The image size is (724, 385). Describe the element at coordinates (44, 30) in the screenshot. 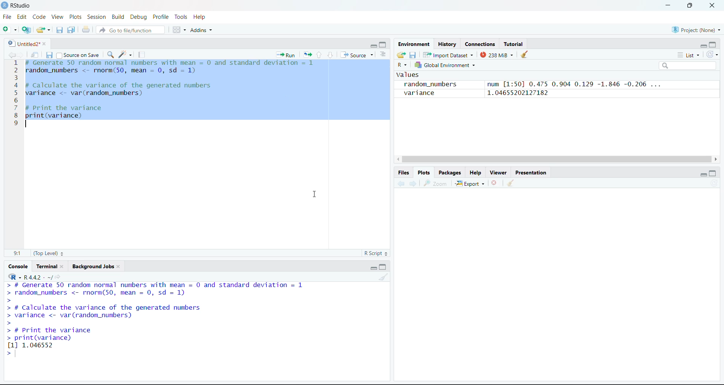

I see `open file` at that location.